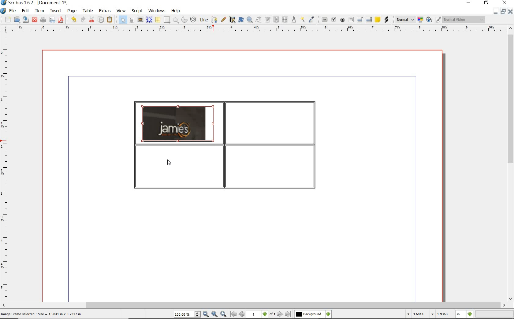 This screenshot has width=514, height=319. What do you see at coordinates (92, 19) in the screenshot?
I see `cut` at bounding box center [92, 19].